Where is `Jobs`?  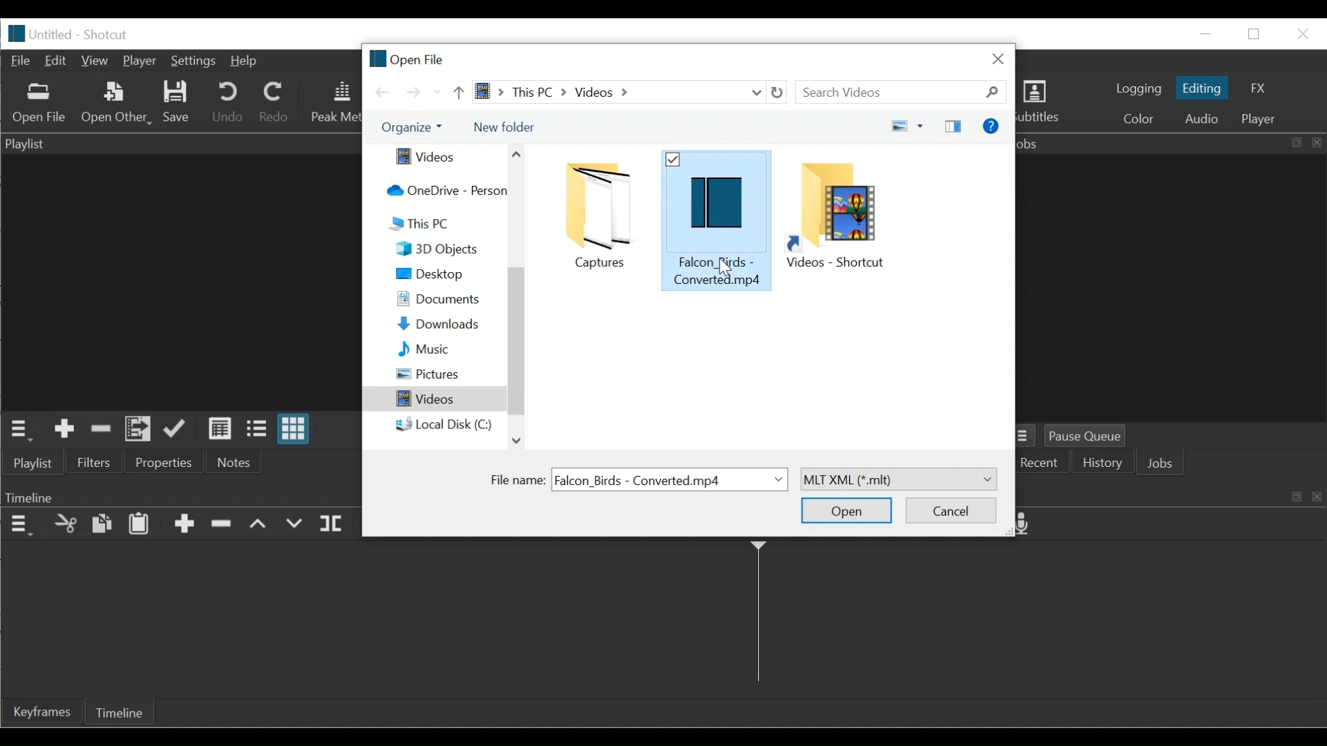 Jobs is located at coordinates (1164, 464).